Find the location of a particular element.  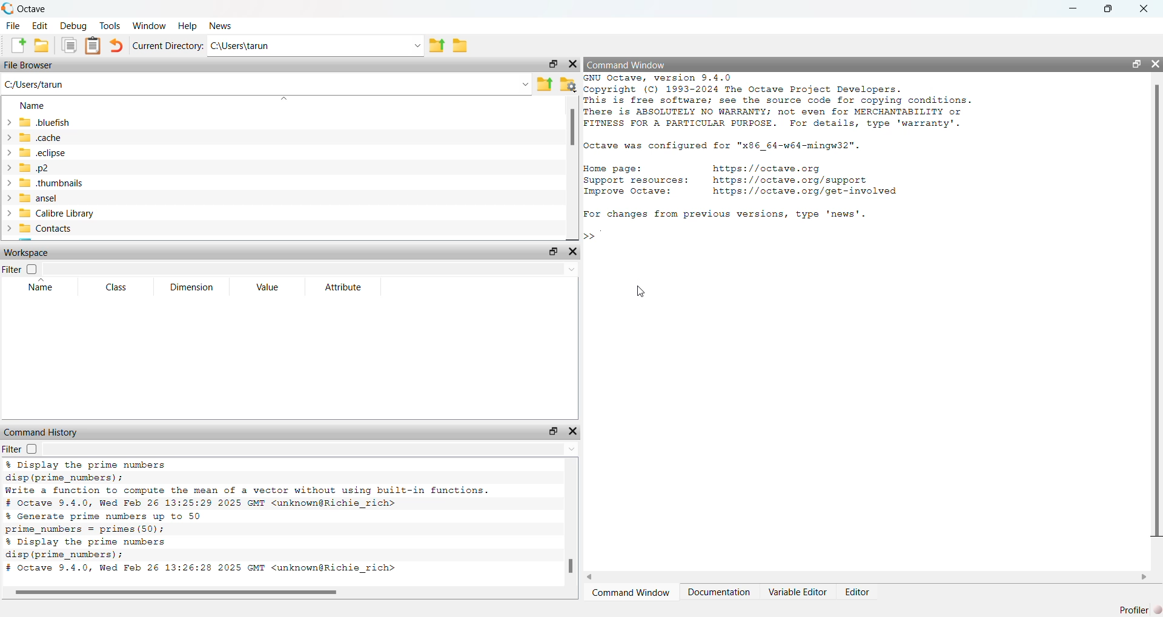

Command Window is located at coordinates (627, 65).